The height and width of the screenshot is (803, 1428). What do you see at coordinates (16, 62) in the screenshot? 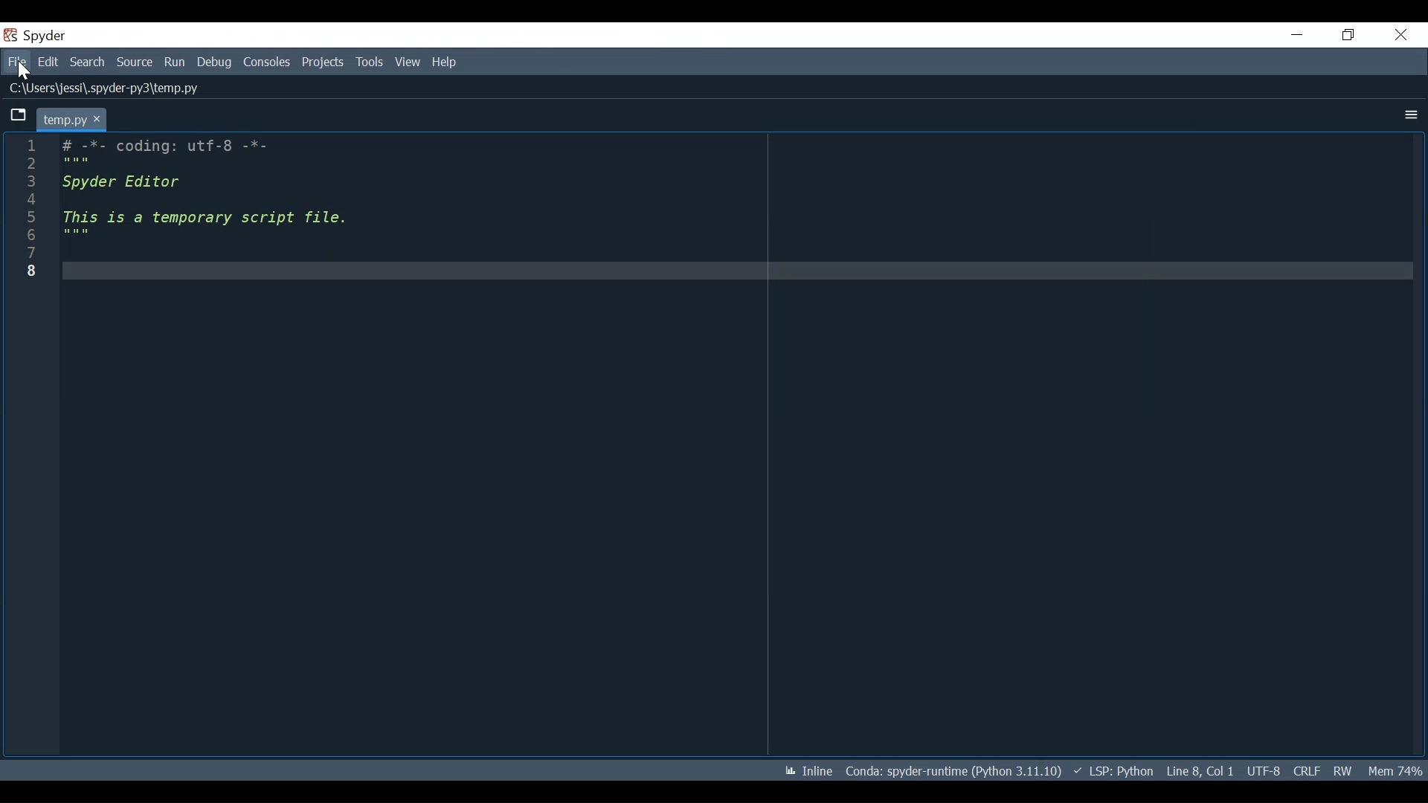
I see `File` at bounding box center [16, 62].